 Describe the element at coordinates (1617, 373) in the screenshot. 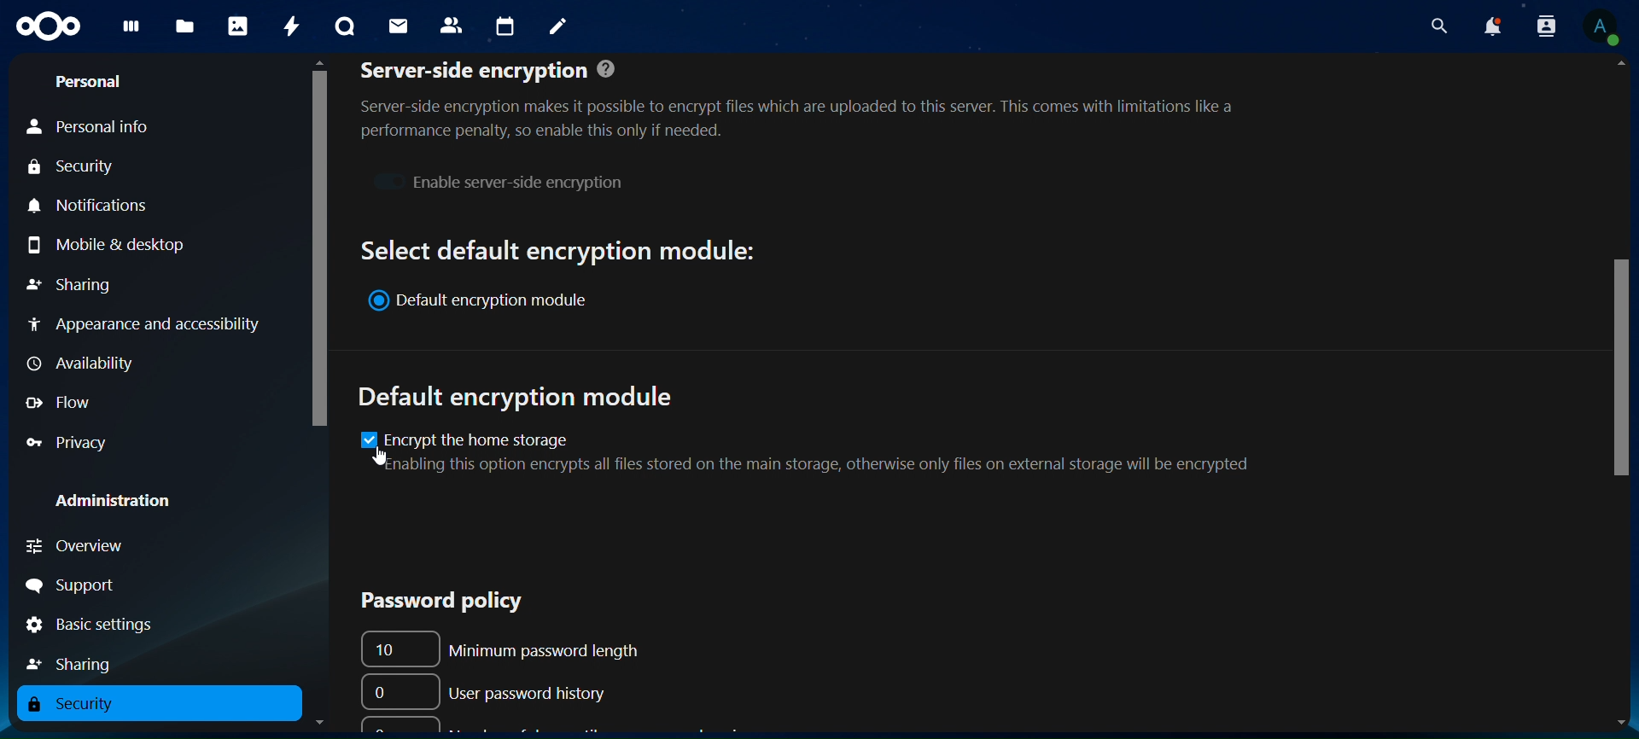

I see `scrollbar` at that location.